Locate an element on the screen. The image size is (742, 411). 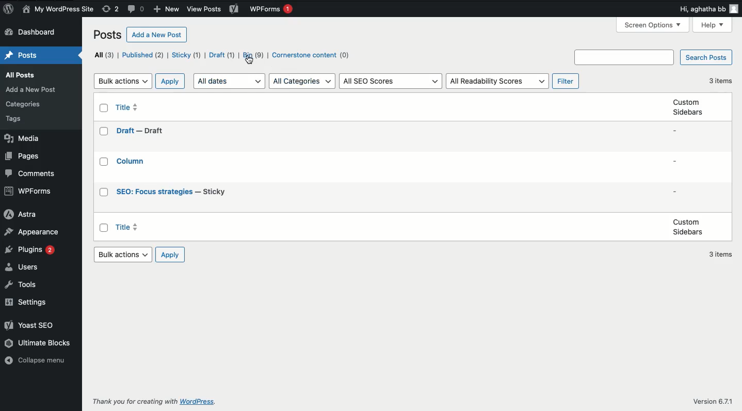
Help is located at coordinates (712, 26).